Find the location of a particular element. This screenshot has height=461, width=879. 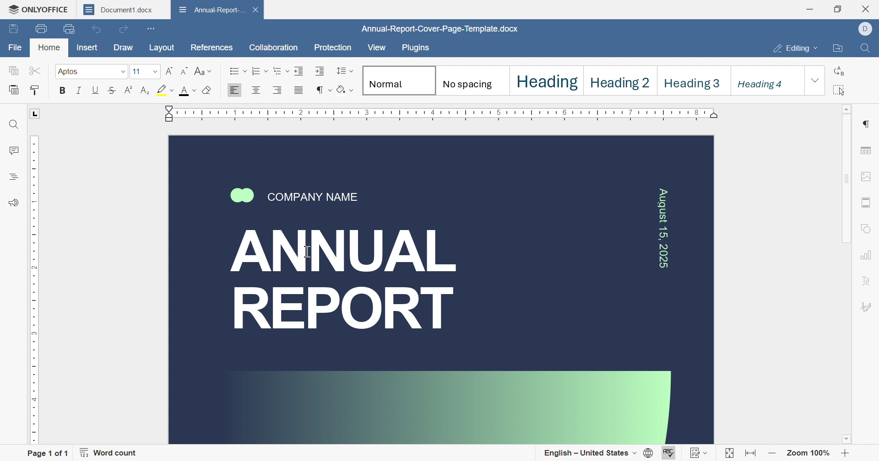

save is located at coordinates (13, 29).